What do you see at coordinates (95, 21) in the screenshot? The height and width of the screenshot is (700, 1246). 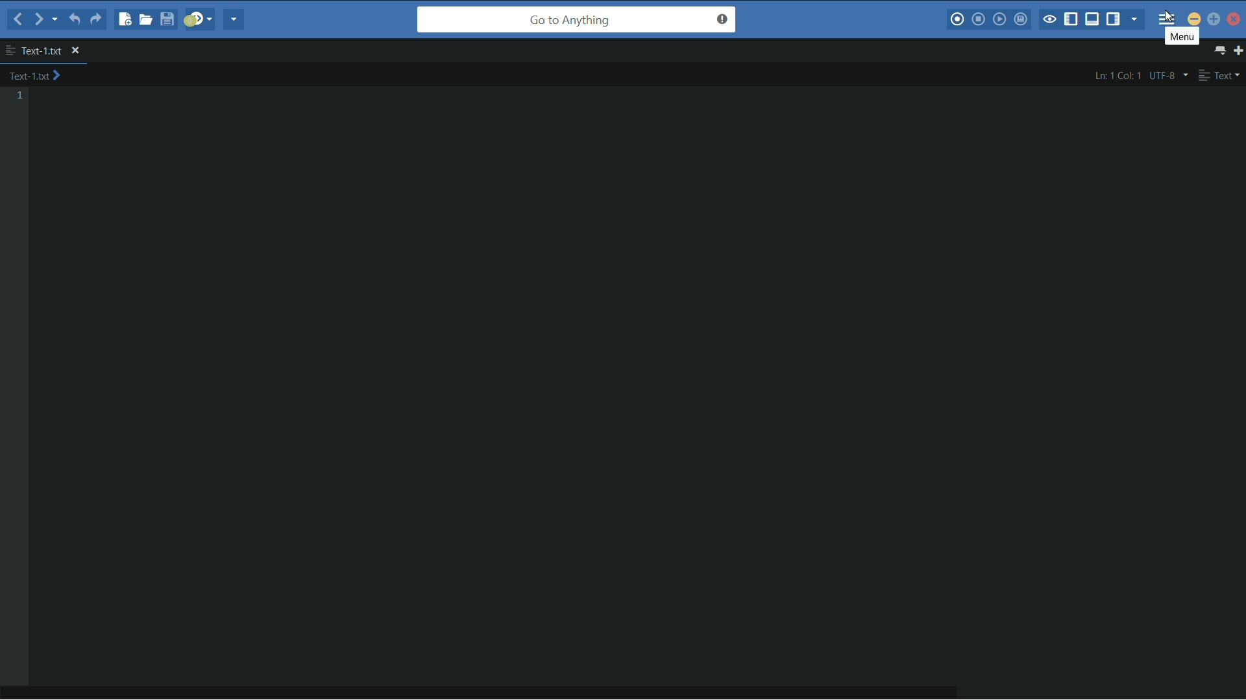 I see `redo` at bounding box center [95, 21].